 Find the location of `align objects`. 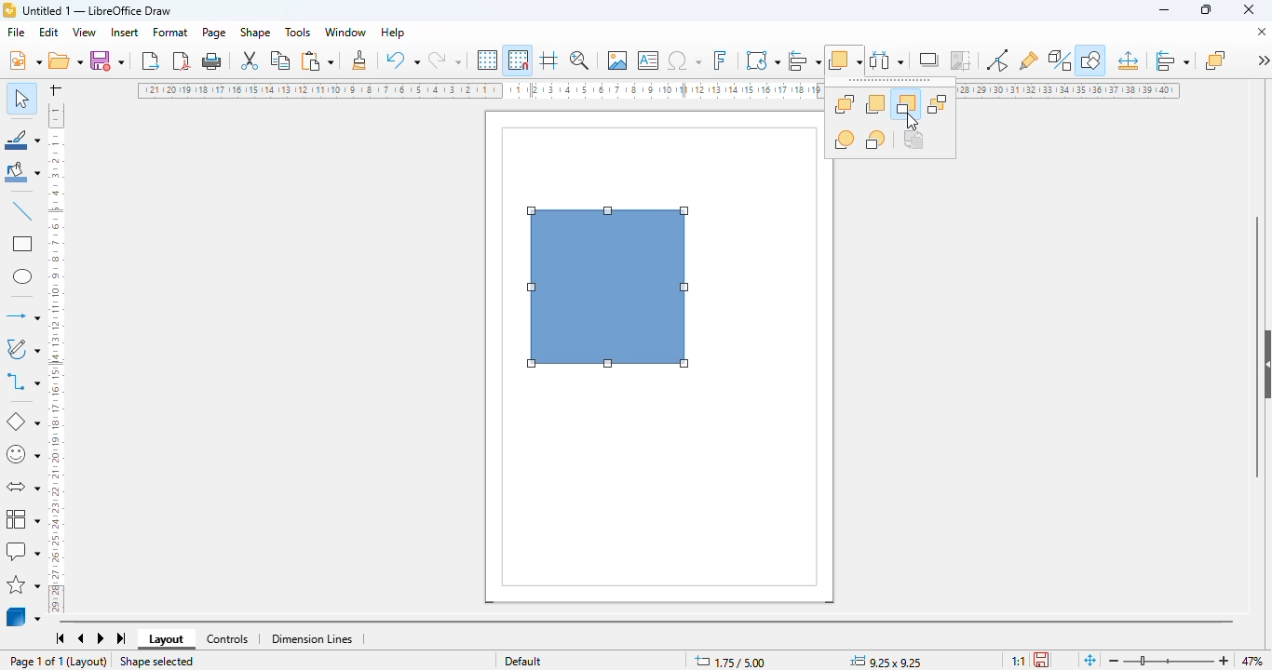

align objects is located at coordinates (1172, 60).